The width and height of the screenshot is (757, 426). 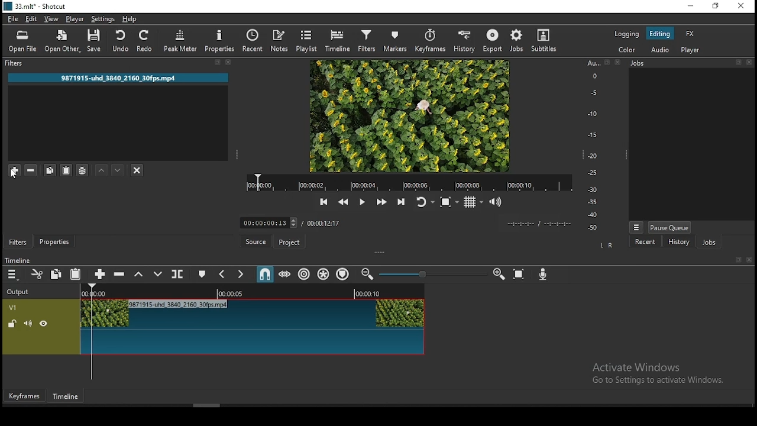 I want to click on settings, so click(x=103, y=18).